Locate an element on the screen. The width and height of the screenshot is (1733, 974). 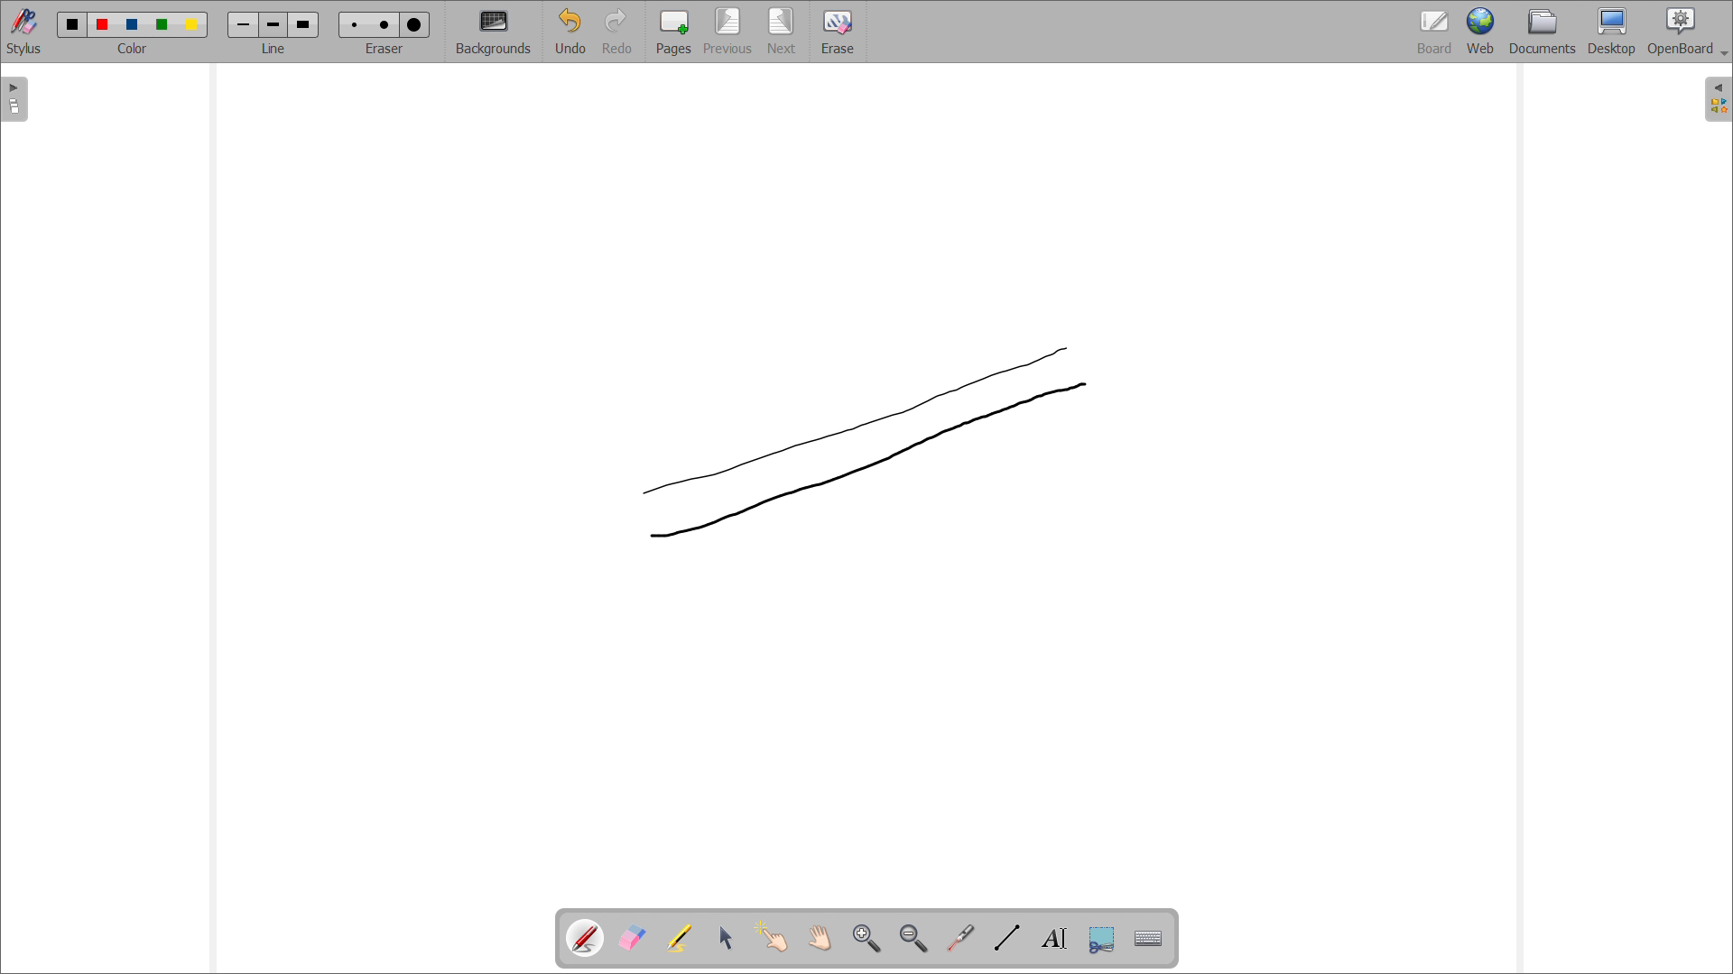
erase is located at coordinates (838, 32).